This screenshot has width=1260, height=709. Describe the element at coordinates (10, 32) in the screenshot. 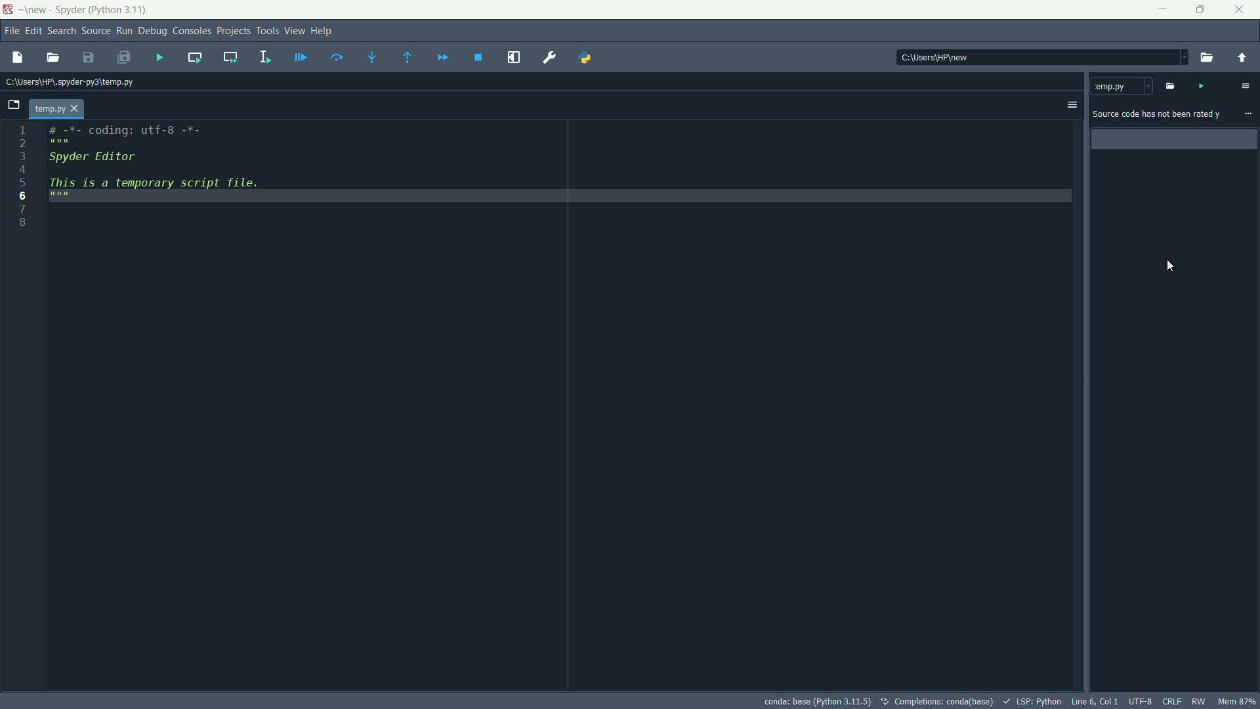

I see `file menu` at that location.